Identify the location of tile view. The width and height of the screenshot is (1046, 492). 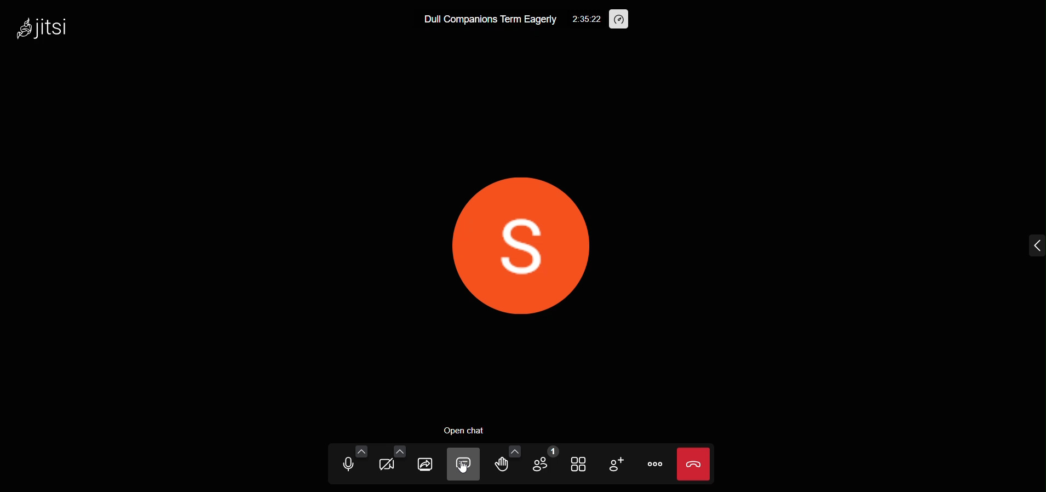
(578, 464).